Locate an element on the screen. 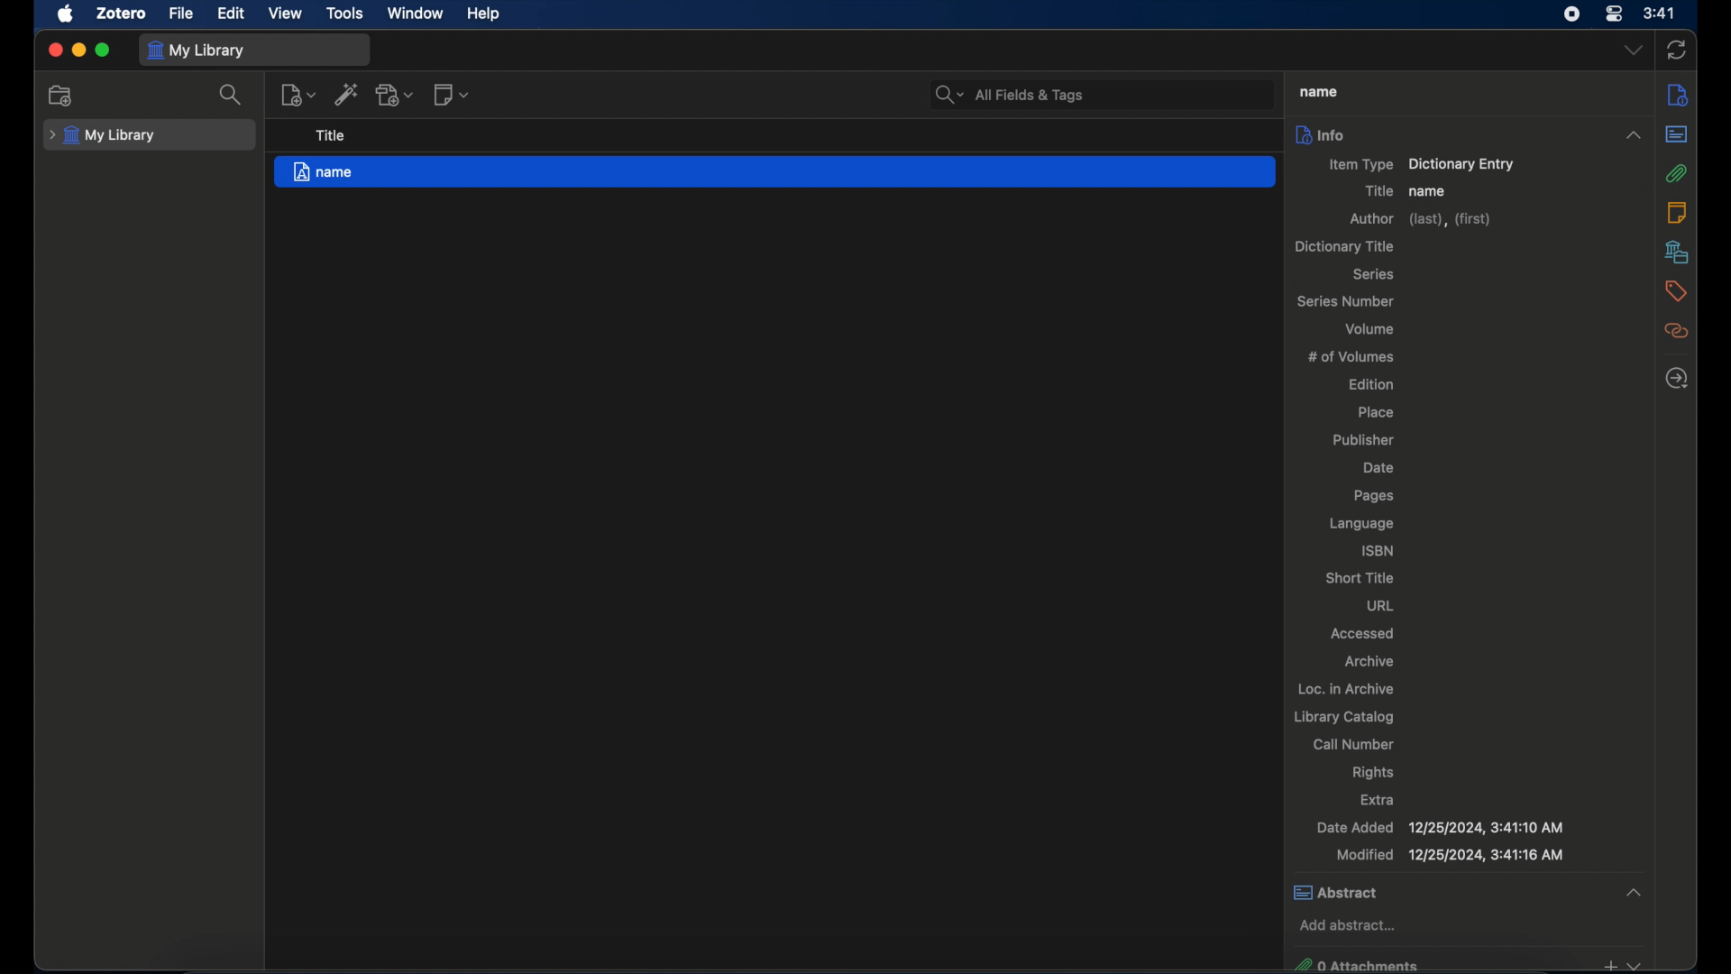  dictionary title is located at coordinates (1343, 246).